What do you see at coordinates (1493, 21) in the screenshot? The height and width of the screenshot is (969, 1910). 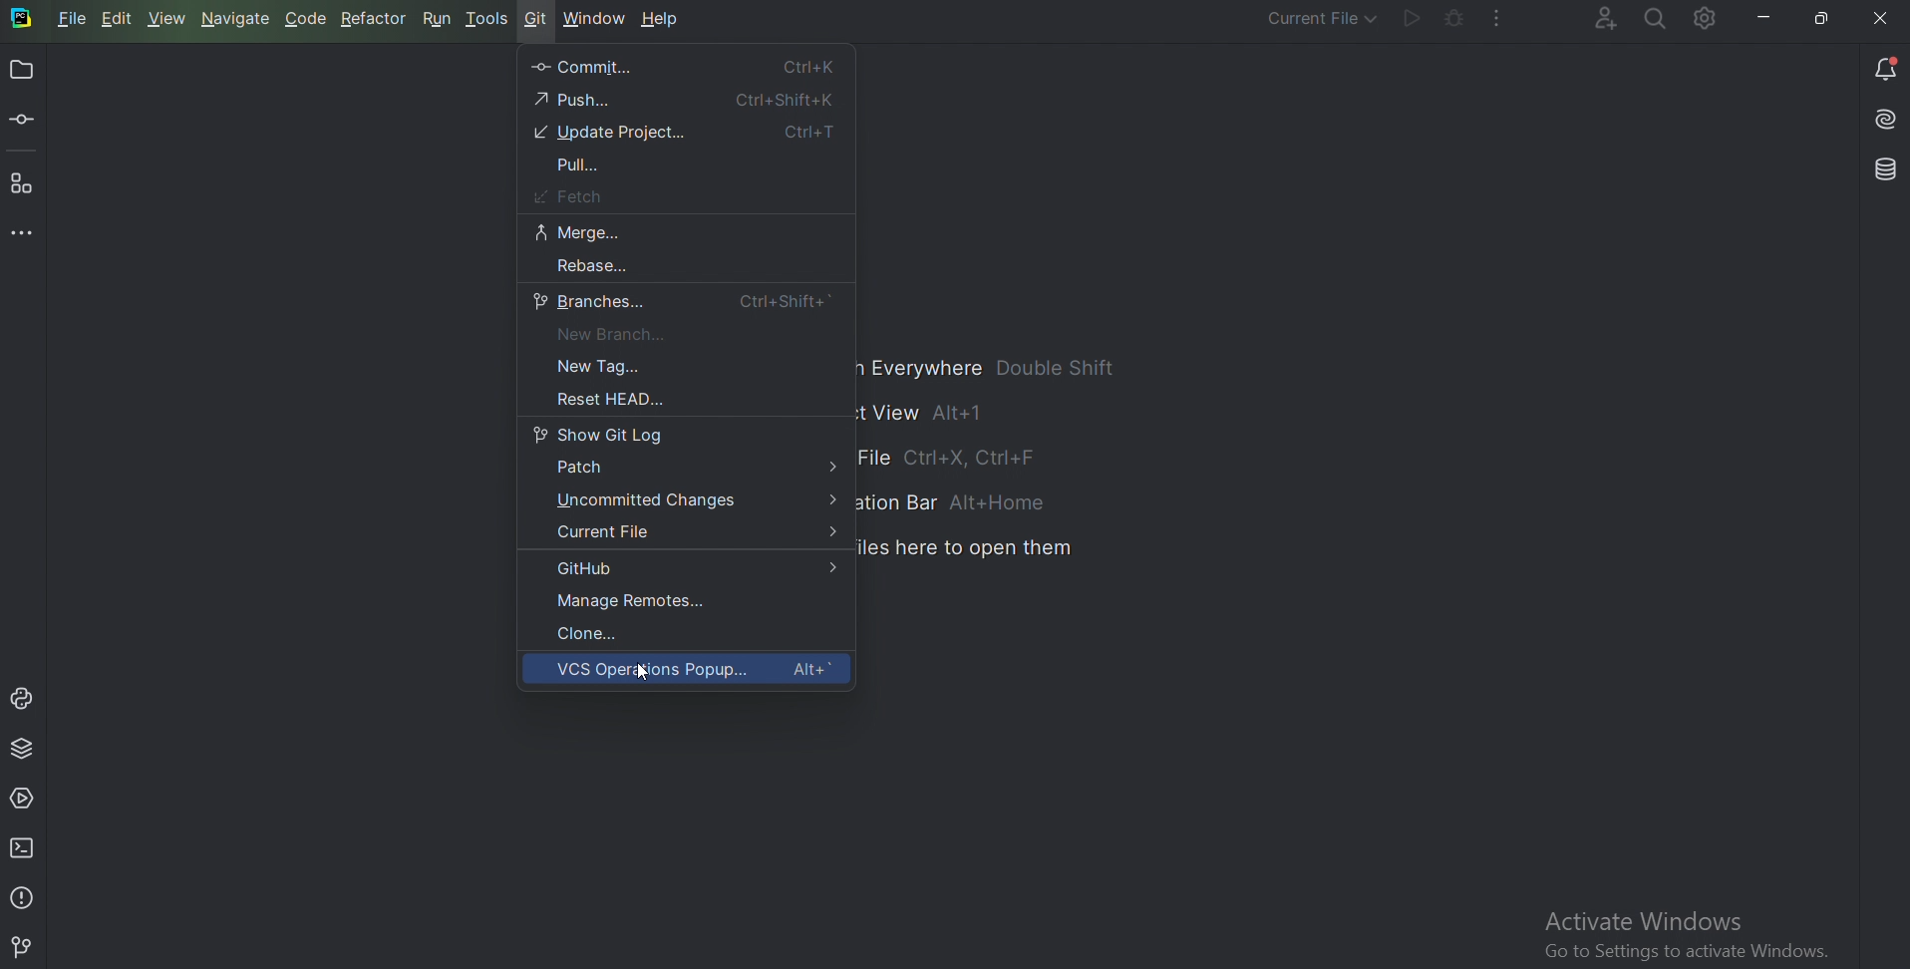 I see `More actions` at bounding box center [1493, 21].